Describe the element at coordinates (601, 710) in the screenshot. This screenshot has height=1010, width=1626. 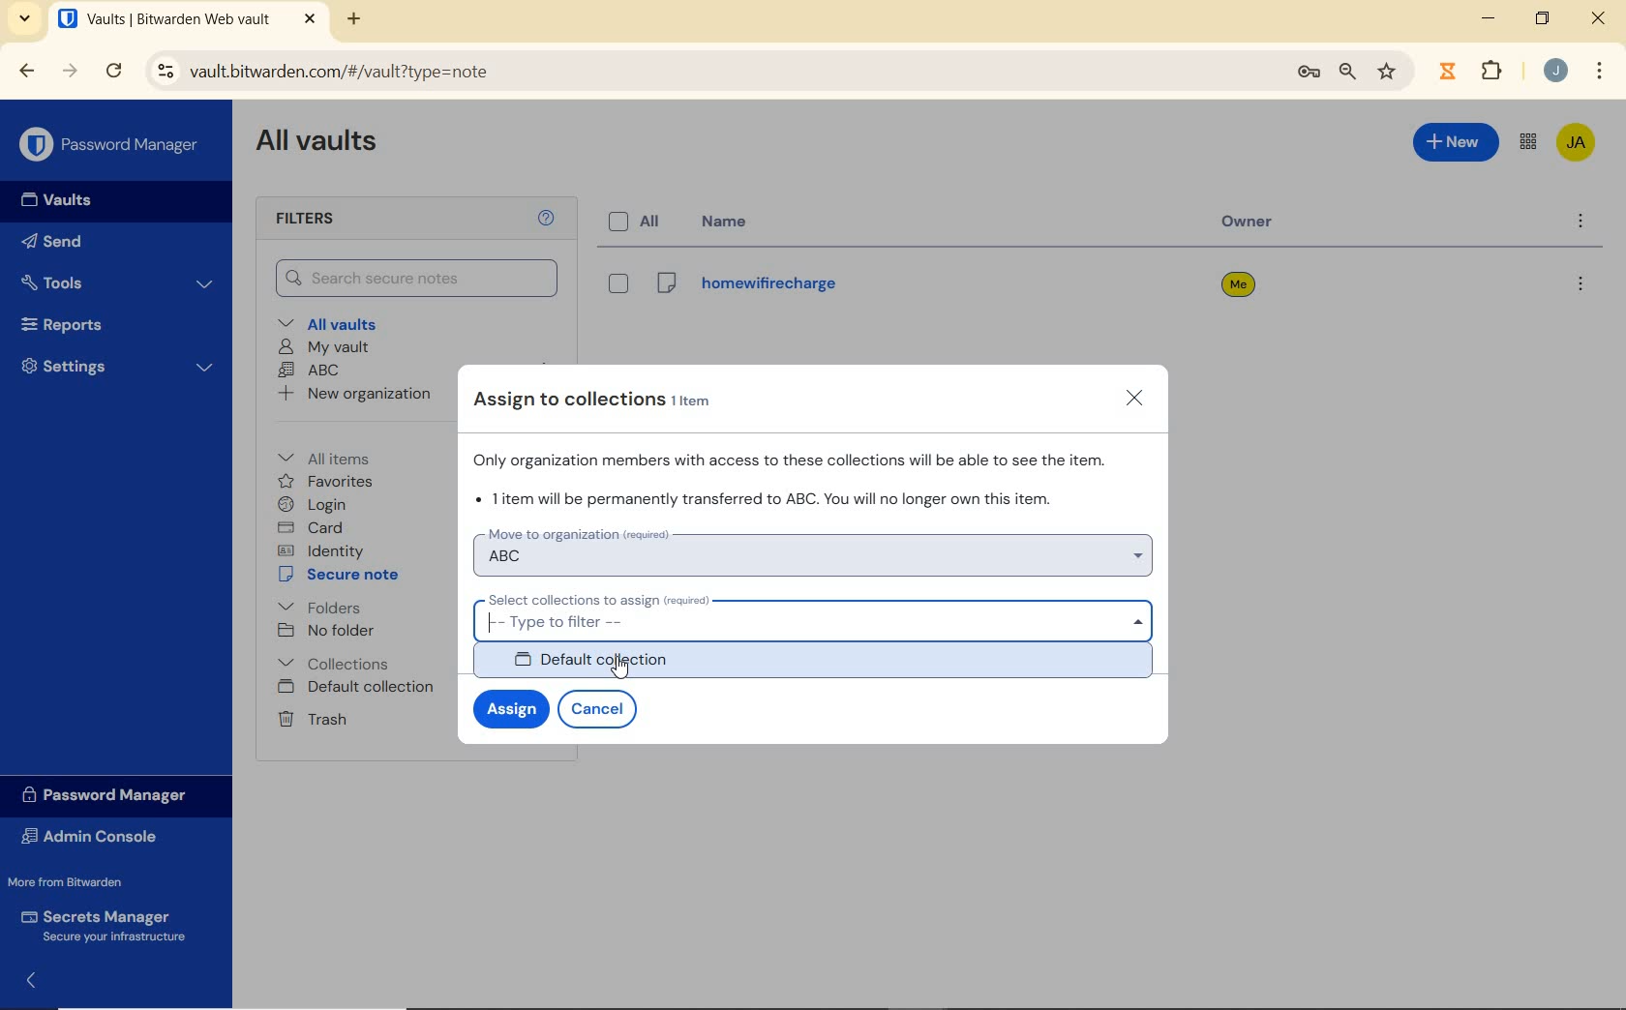
I see `cancel` at that location.